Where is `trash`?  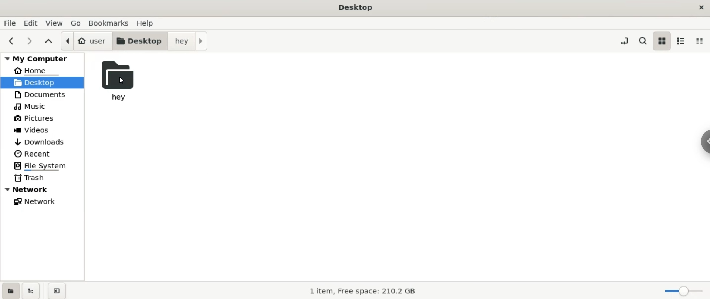
trash is located at coordinates (45, 178).